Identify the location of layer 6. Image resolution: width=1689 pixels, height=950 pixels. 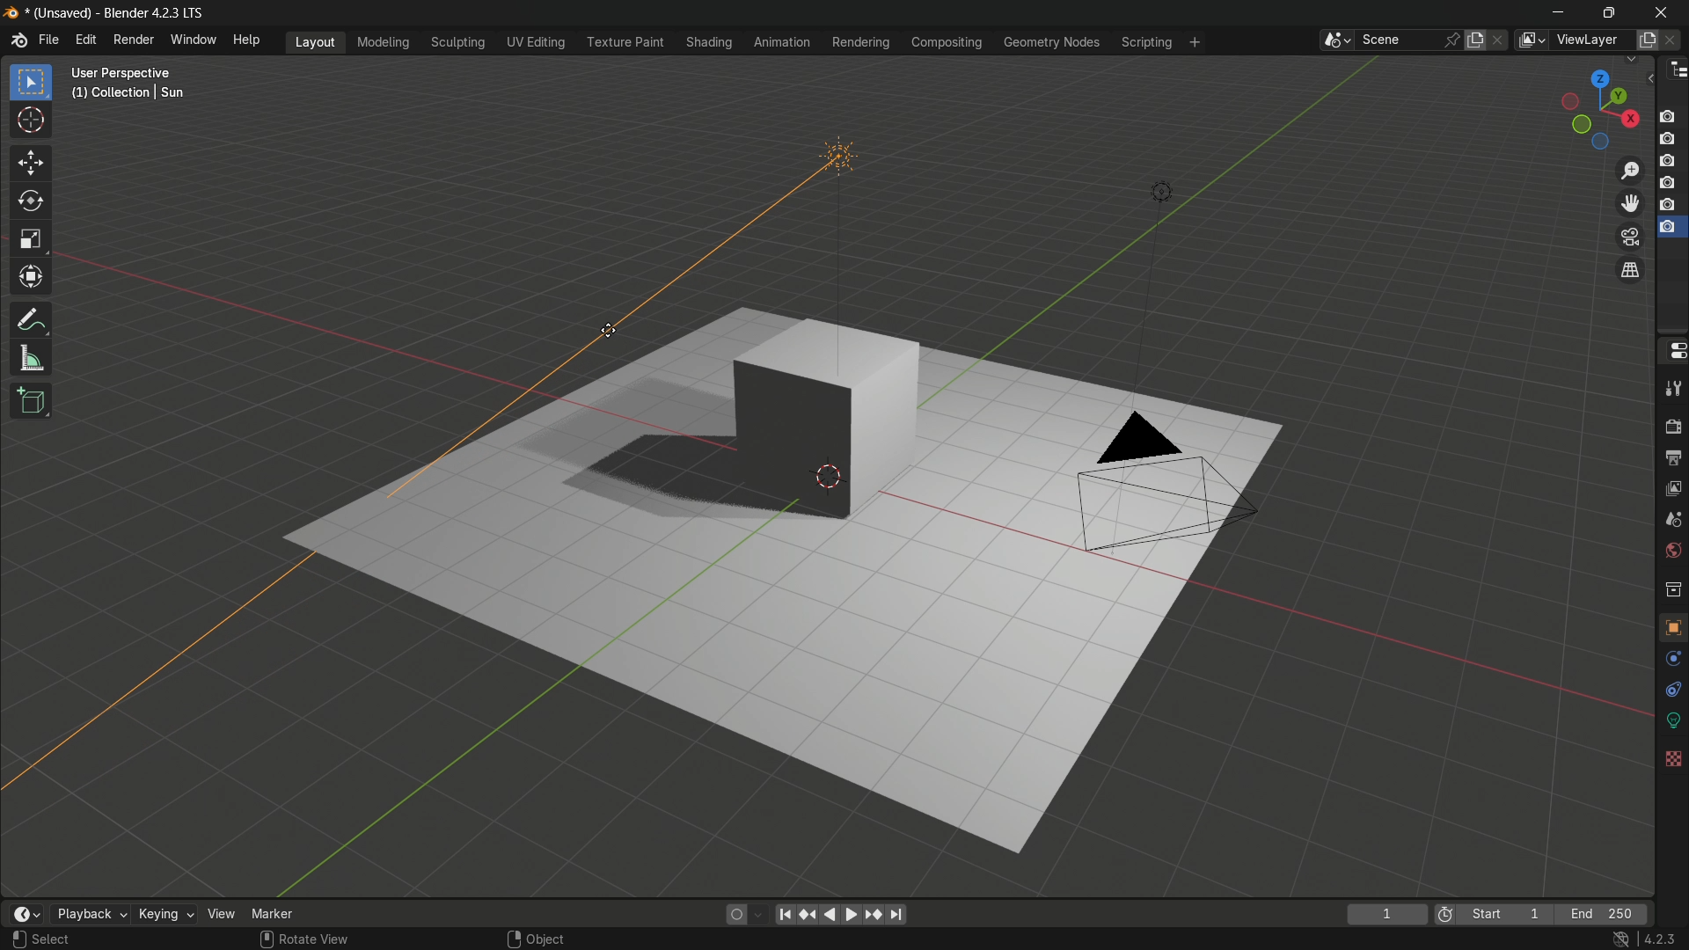
(1667, 228).